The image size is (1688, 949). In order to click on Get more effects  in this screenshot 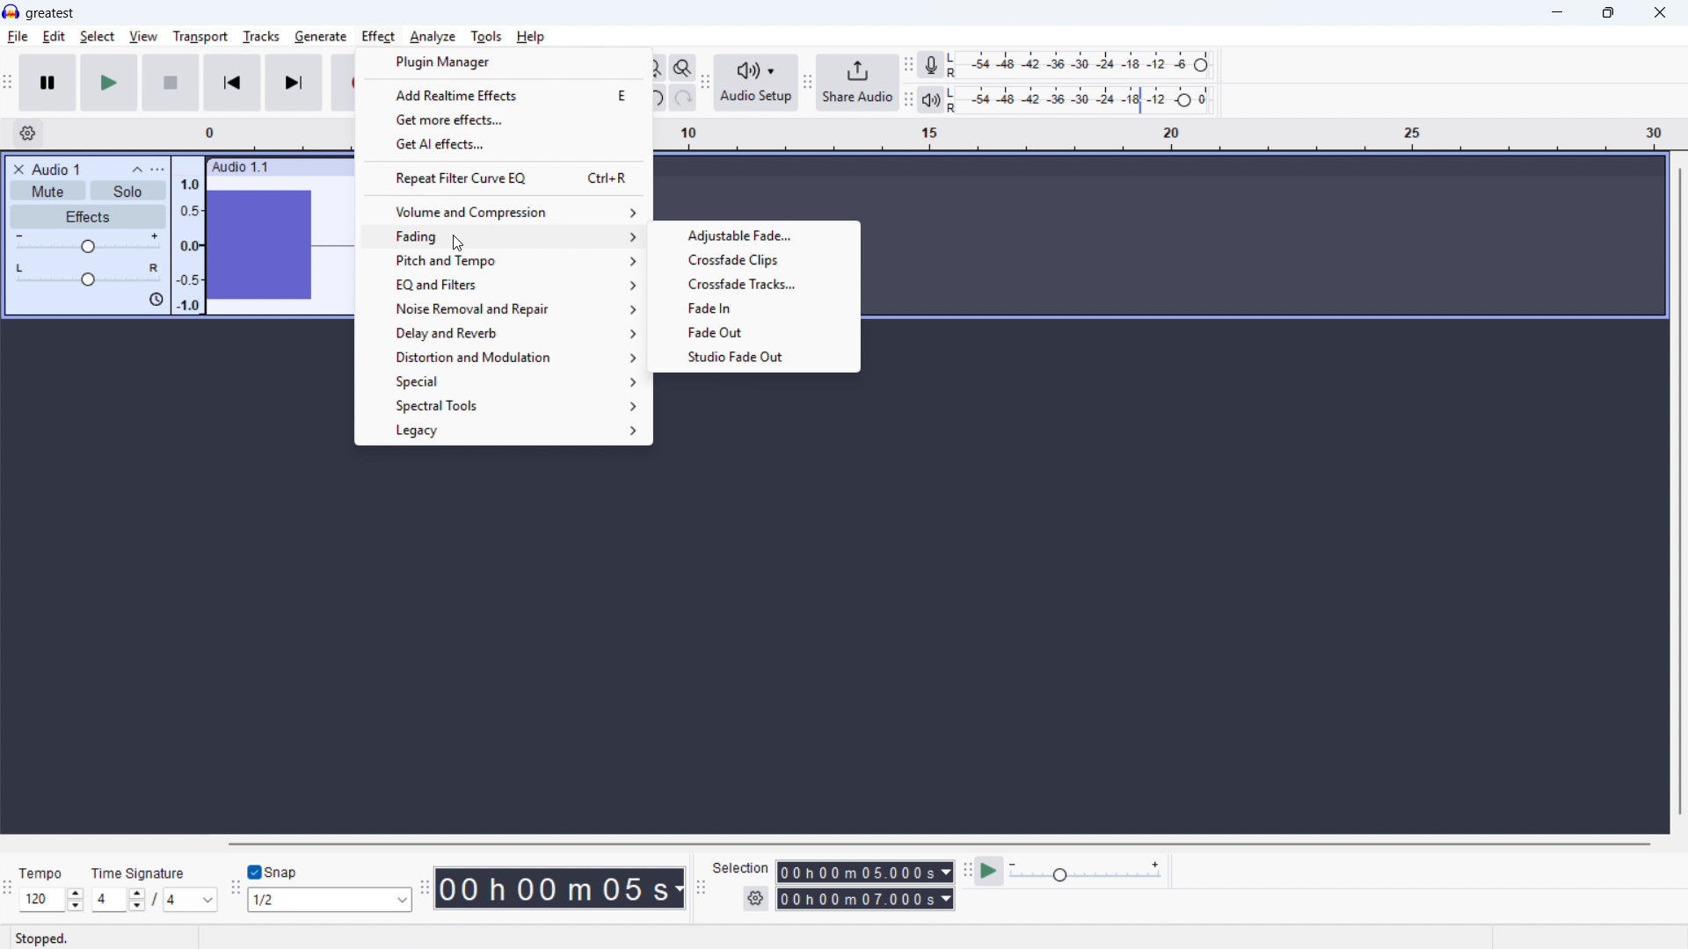, I will do `click(503, 120)`.